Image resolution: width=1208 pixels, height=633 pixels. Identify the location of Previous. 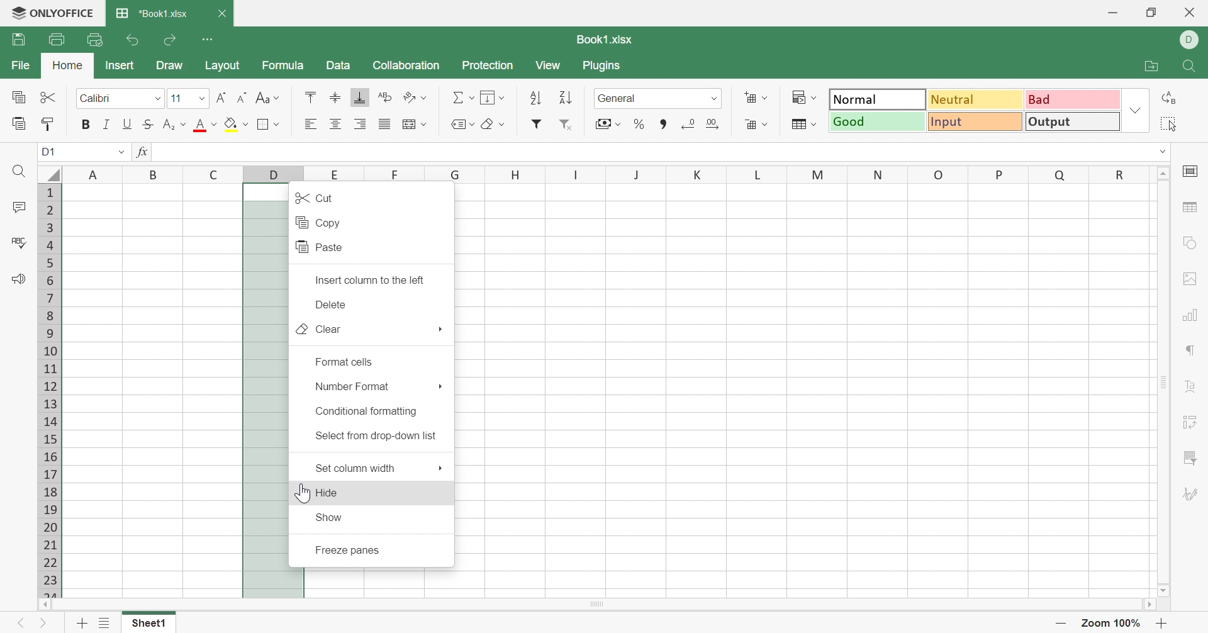
(18, 623).